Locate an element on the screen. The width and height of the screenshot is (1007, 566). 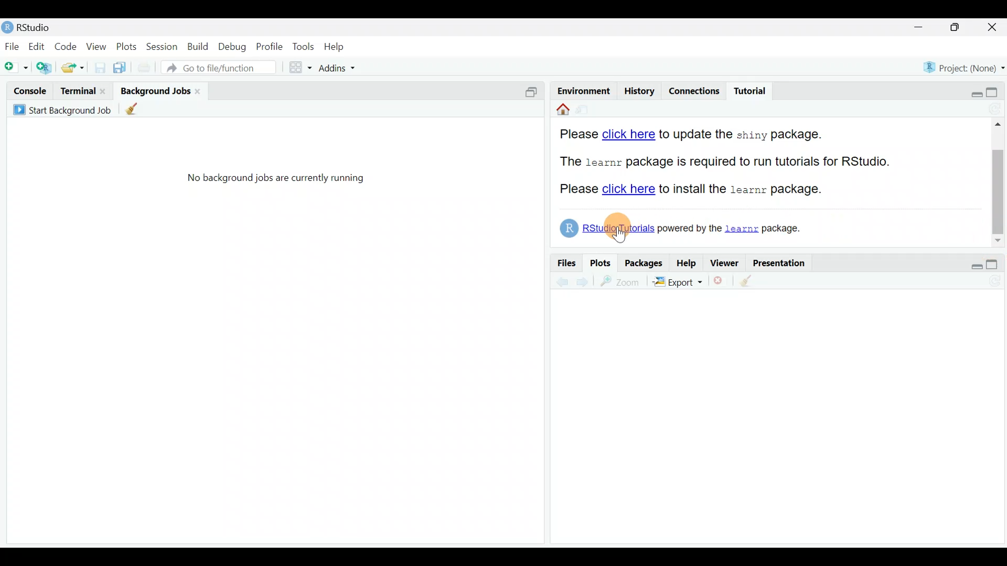
Plots is located at coordinates (600, 263).